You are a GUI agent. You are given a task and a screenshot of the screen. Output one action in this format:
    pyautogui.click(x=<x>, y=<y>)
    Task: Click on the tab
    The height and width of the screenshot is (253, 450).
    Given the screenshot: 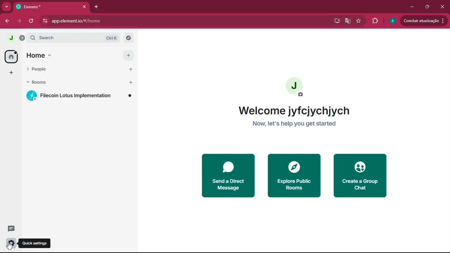 What is the action you would take?
    pyautogui.click(x=44, y=7)
    